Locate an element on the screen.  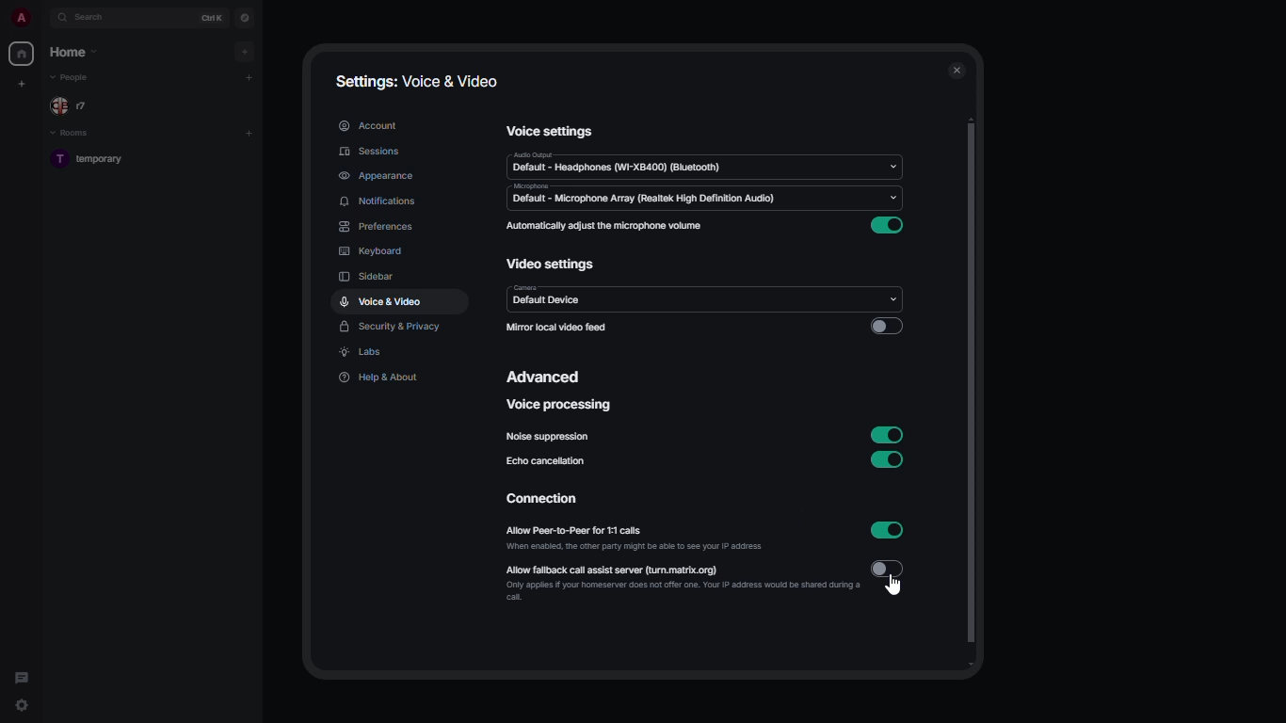
enabled is located at coordinates (887, 434).